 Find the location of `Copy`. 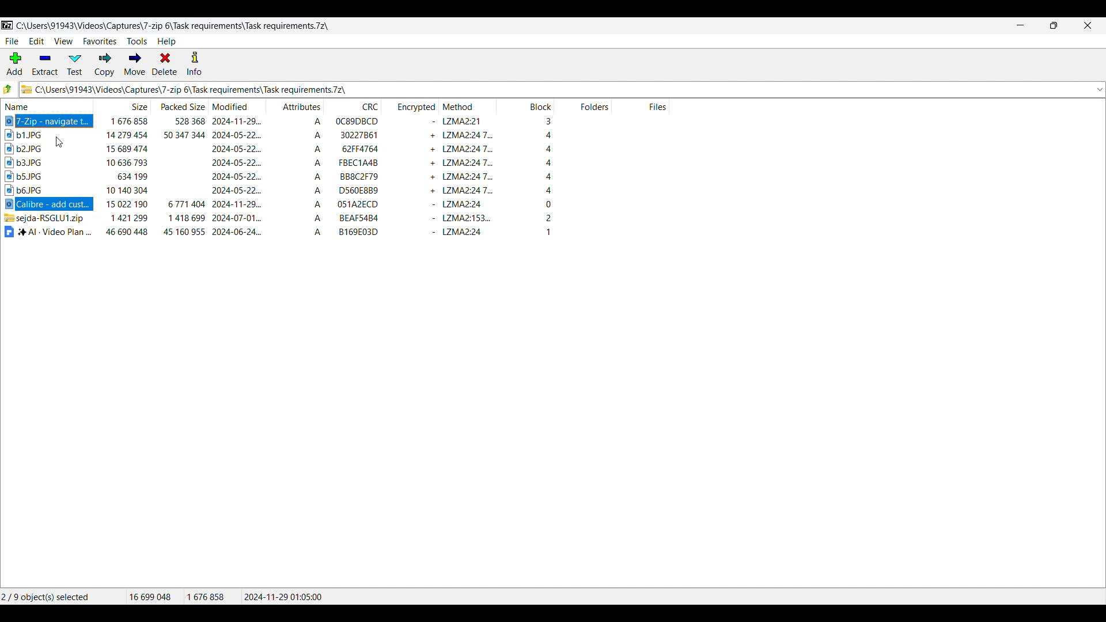

Copy is located at coordinates (104, 64).